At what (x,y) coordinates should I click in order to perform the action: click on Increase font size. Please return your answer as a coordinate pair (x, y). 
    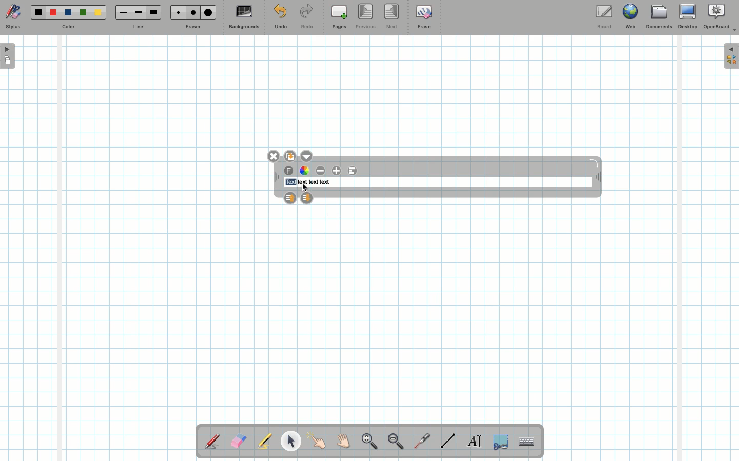
    Looking at the image, I should click on (338, 171).